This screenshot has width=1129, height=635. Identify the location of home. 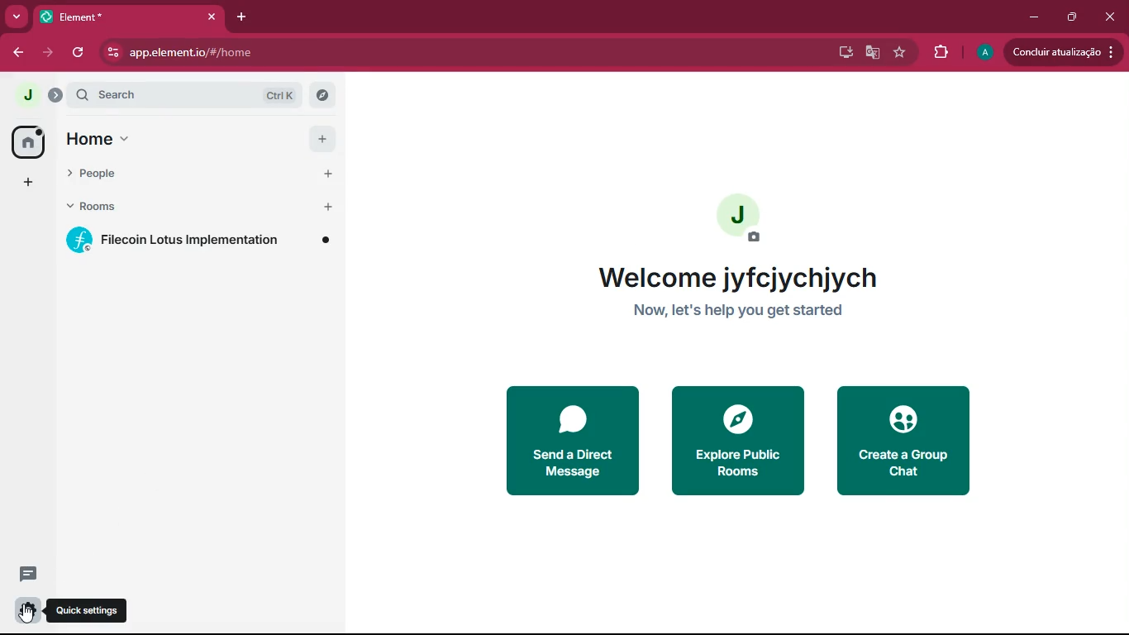
(28, 142).